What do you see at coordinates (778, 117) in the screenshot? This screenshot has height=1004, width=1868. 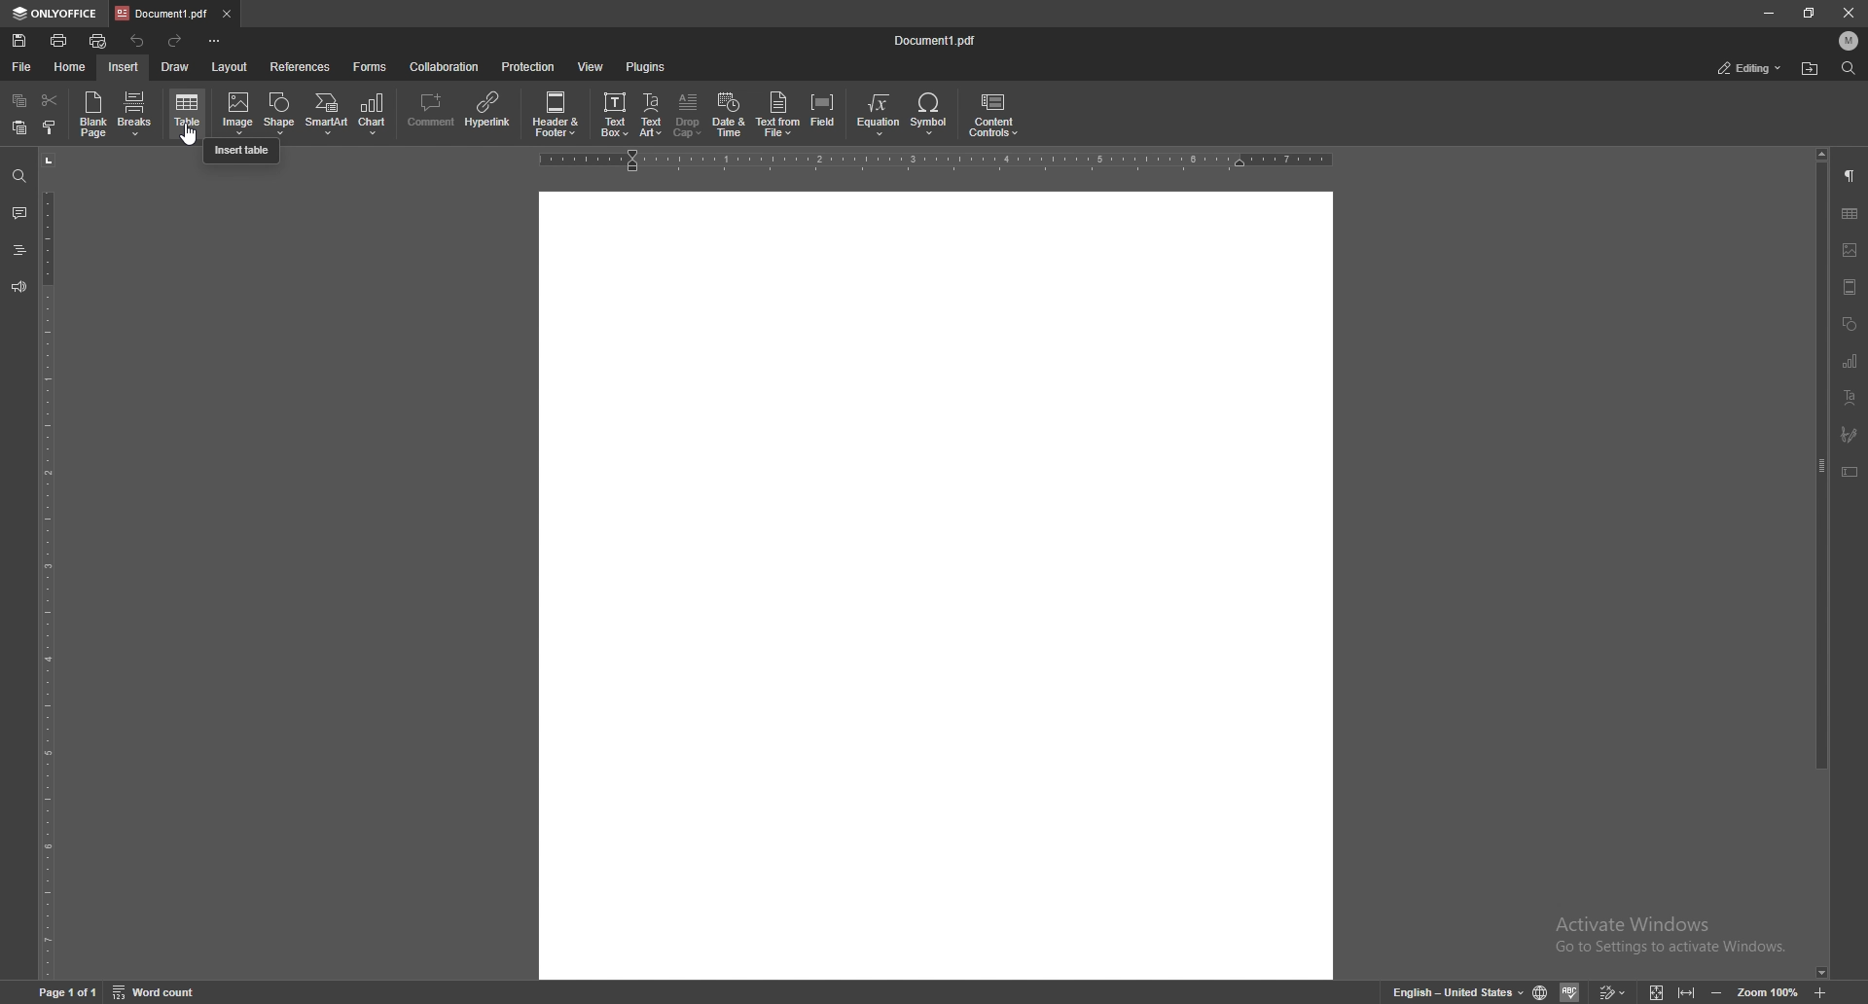 I see `text from file` at bounding box center [778, 117].